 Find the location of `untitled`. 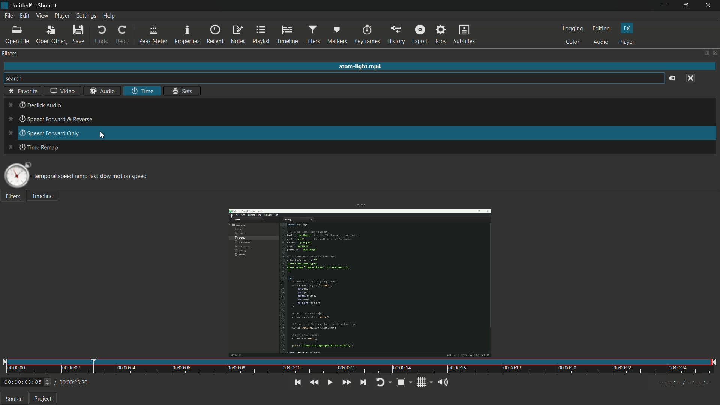

untitled is located at coordinates (22, 5).